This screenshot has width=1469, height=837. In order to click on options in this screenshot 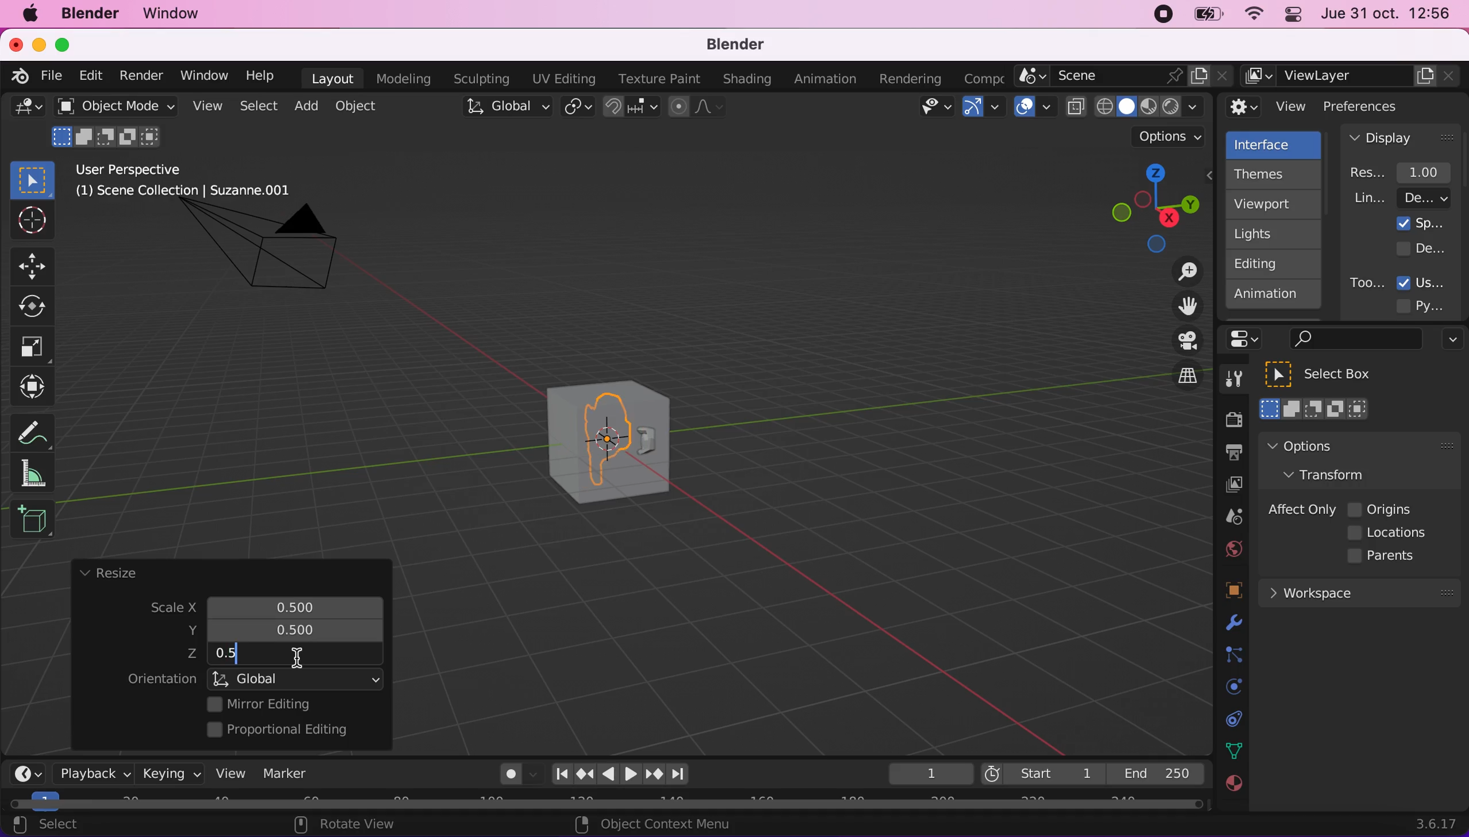, I will do `click(1171, 137)`.